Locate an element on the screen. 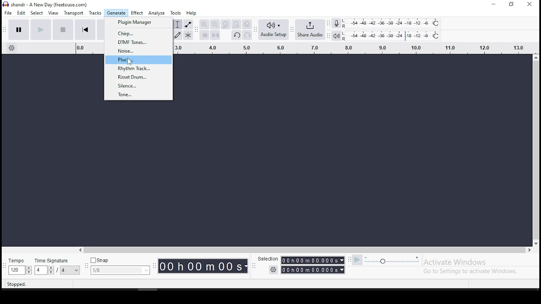  restore is located at coordinates (511, 4).